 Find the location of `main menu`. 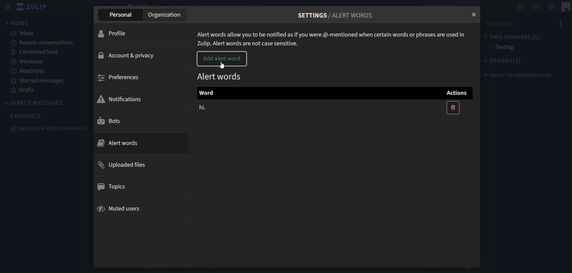

main menu is located at coordinates (551, 7).